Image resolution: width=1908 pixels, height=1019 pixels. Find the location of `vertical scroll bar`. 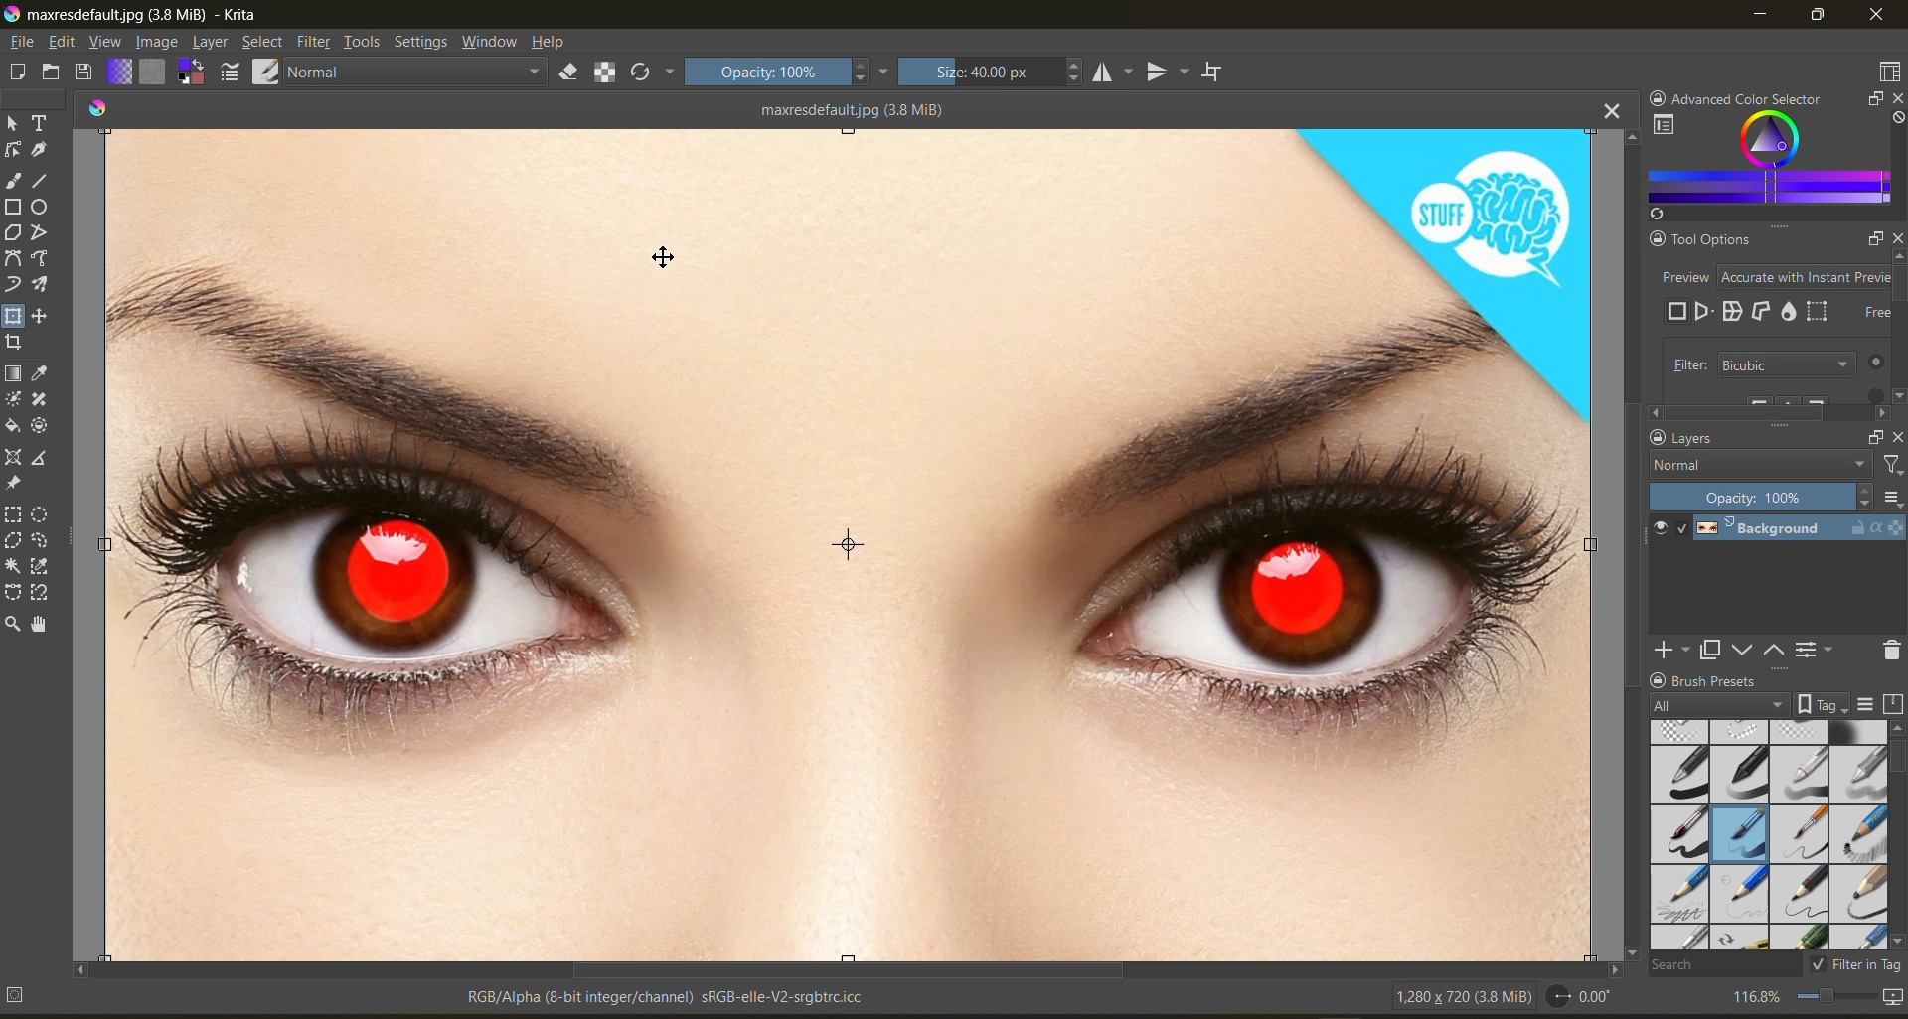

vertical scroll bar is located at coordinates (1627, 542).